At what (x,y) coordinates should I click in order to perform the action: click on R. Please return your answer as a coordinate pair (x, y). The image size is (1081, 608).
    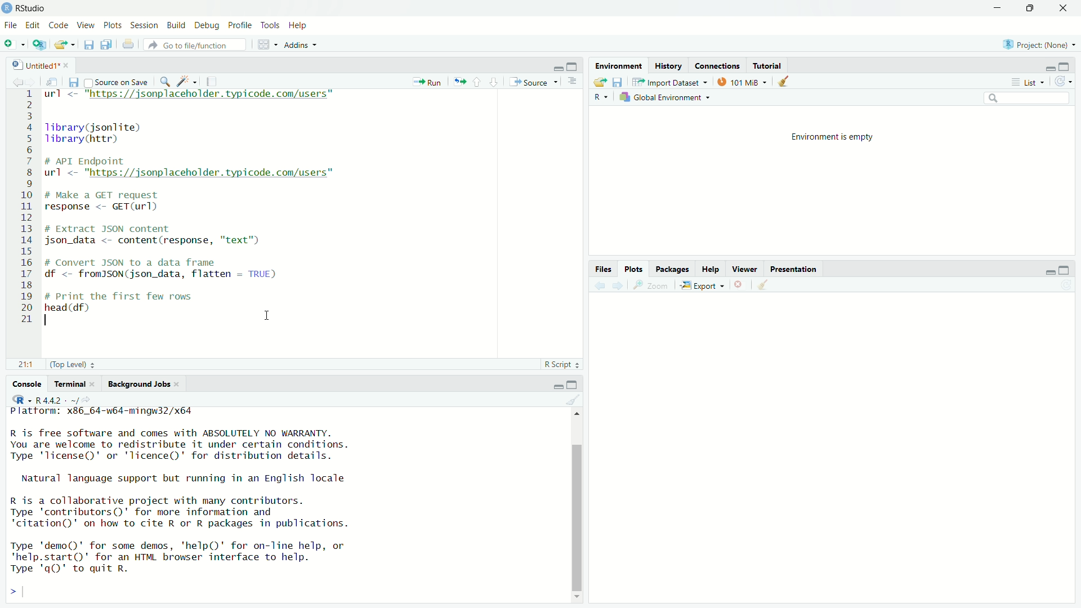
    Looking at the image, I should click on (601, 97).